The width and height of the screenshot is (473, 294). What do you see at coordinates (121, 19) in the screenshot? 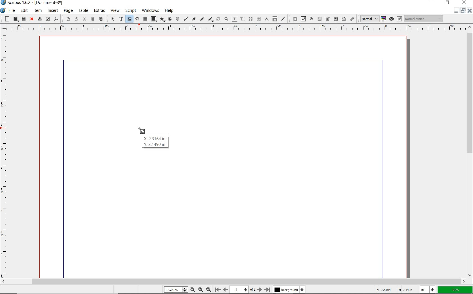
I see `text frame` at bounding box center [121, 19].